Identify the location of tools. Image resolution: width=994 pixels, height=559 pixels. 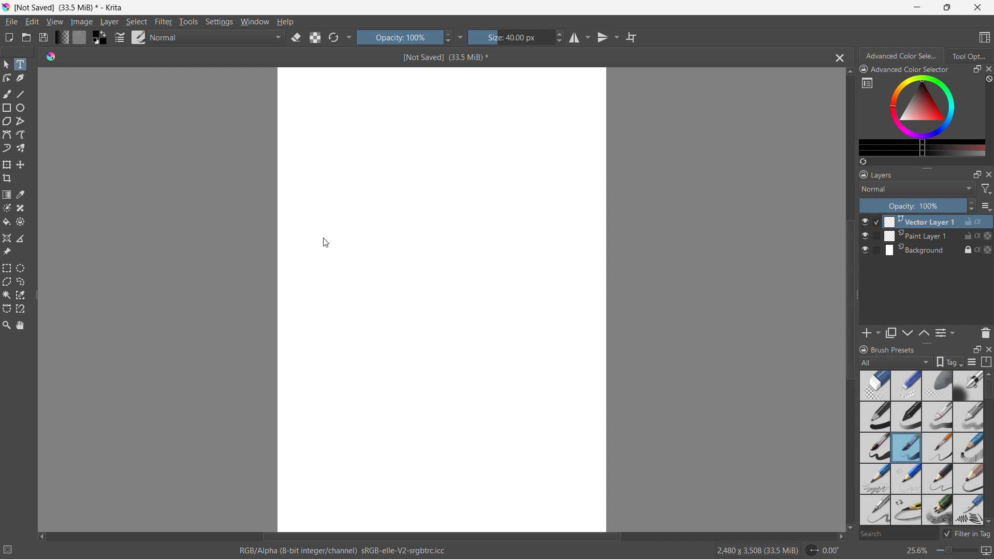
(189, 22).